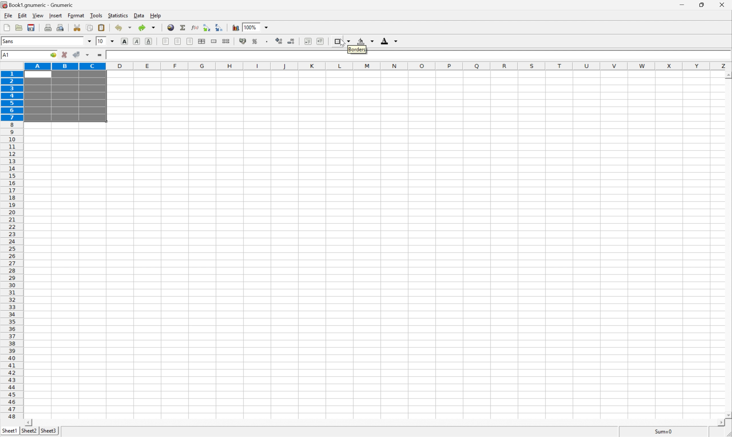  I want to click on borders, so click(357, 49).